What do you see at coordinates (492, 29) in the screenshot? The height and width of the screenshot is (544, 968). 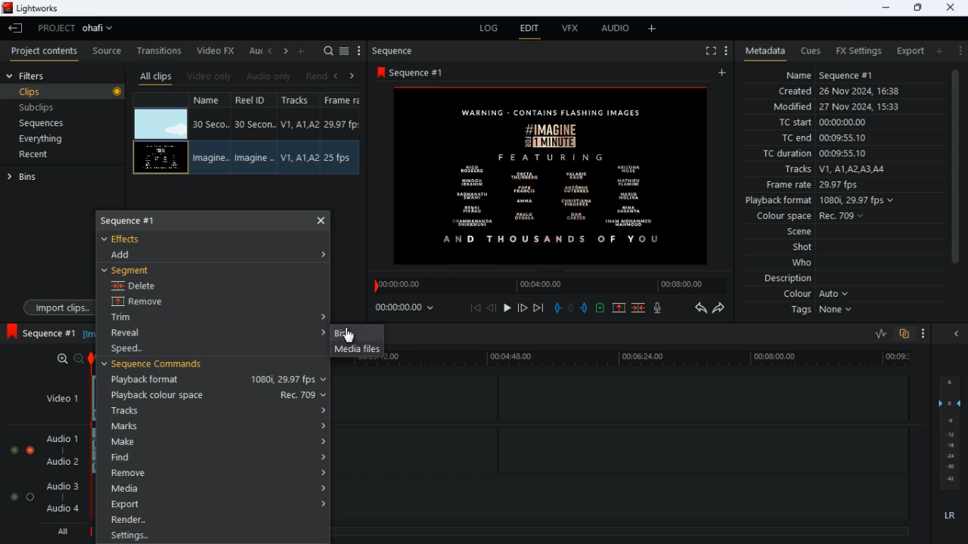 I see `log` at bounding box center [492, 29].